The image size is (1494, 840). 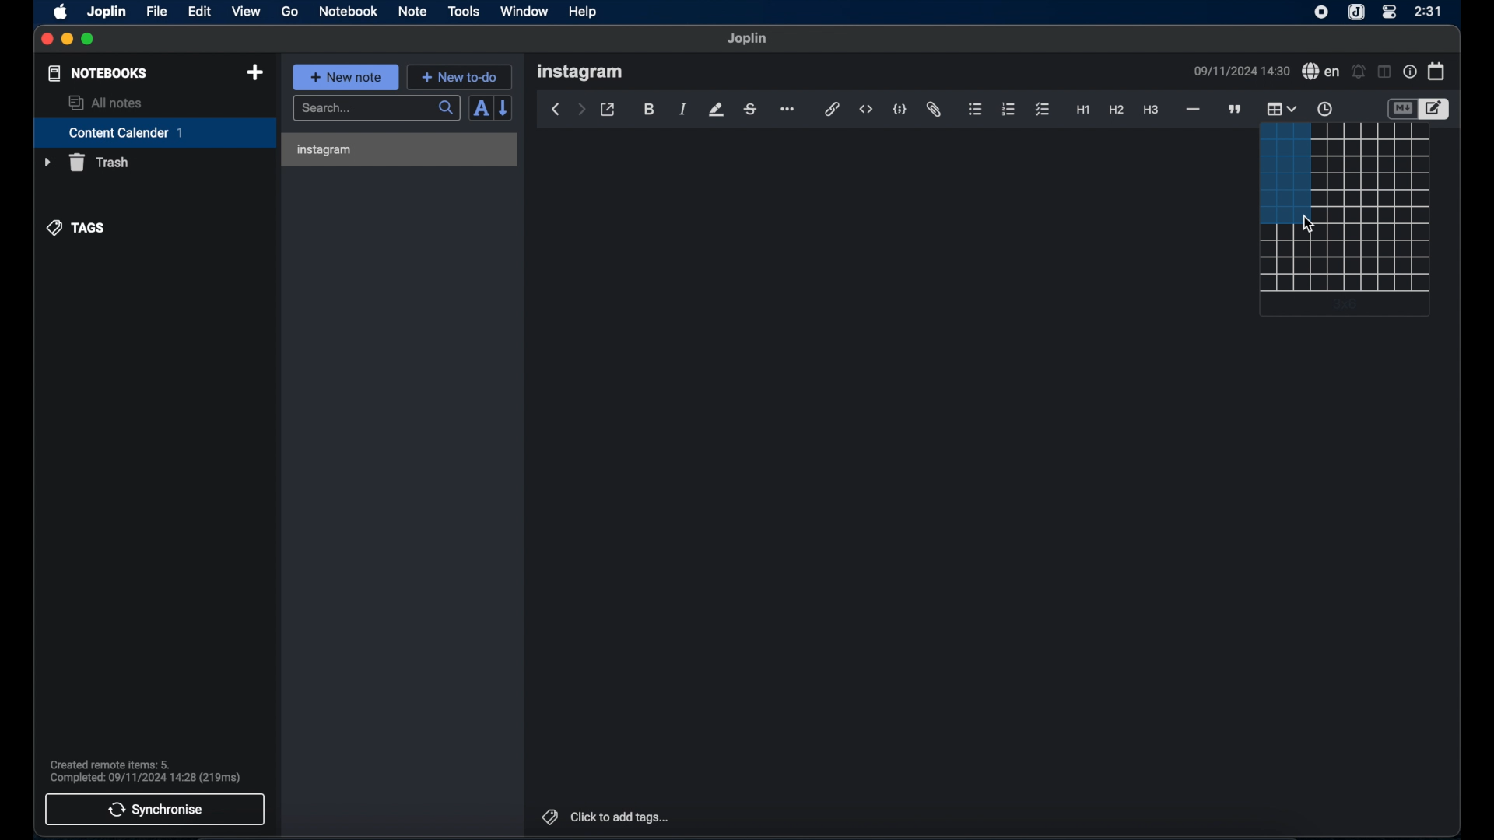 What do you see at coordinates (1083, 110) in the screenshot?
I see `heading 1` at bounding box center [1083, 110].